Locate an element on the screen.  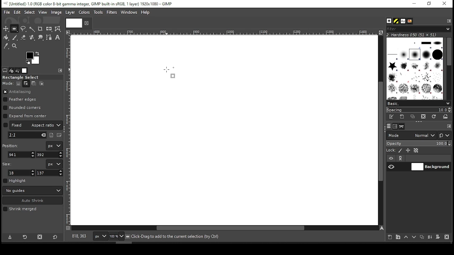
duplicate layer is located at coordinates (423, 238).